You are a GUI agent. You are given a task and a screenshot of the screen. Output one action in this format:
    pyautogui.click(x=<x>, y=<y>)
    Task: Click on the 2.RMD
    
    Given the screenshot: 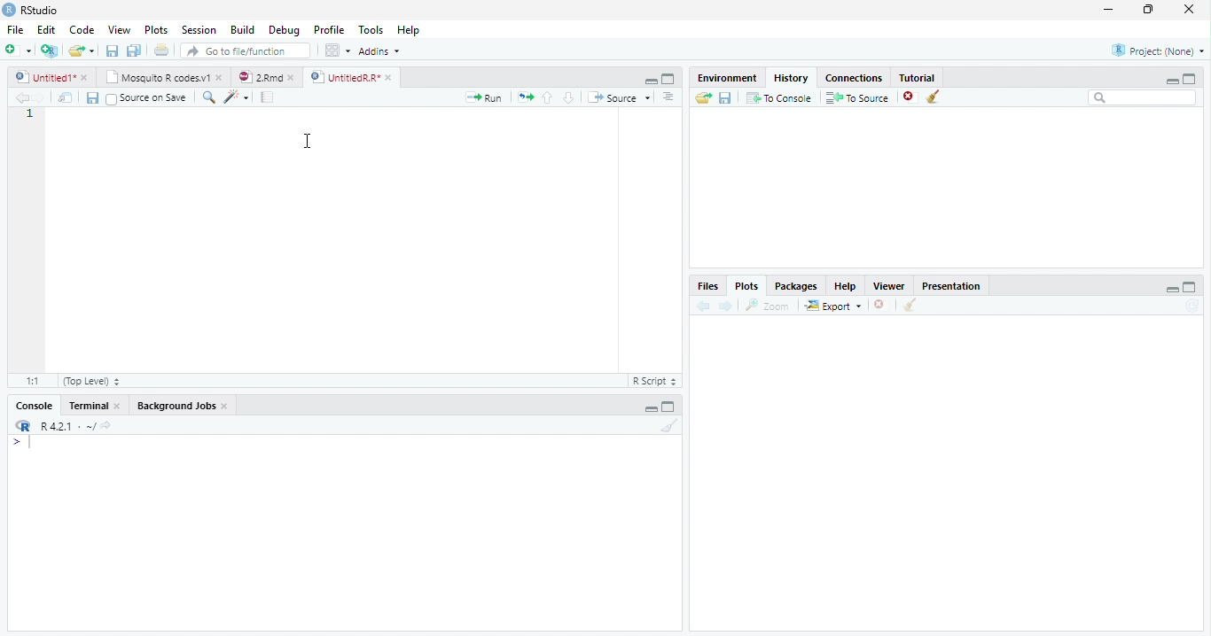 What is the action you would take?
    pyautogui.click(x=266, y=77)
    